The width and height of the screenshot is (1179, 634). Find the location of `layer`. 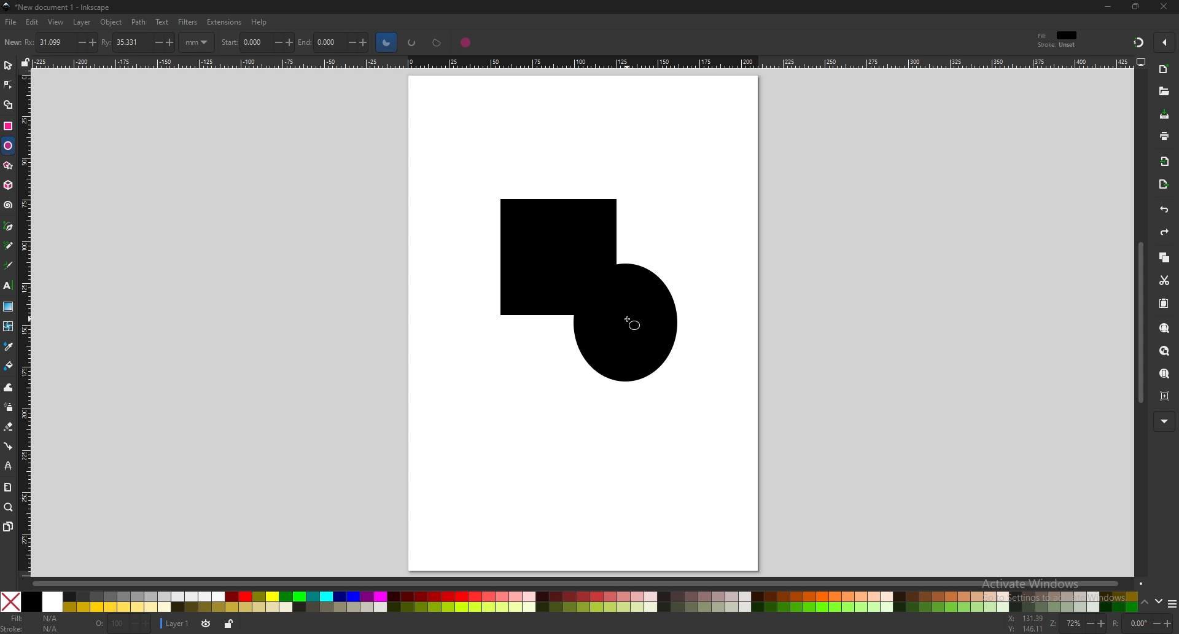

layer is located at coordinates (83, 23).